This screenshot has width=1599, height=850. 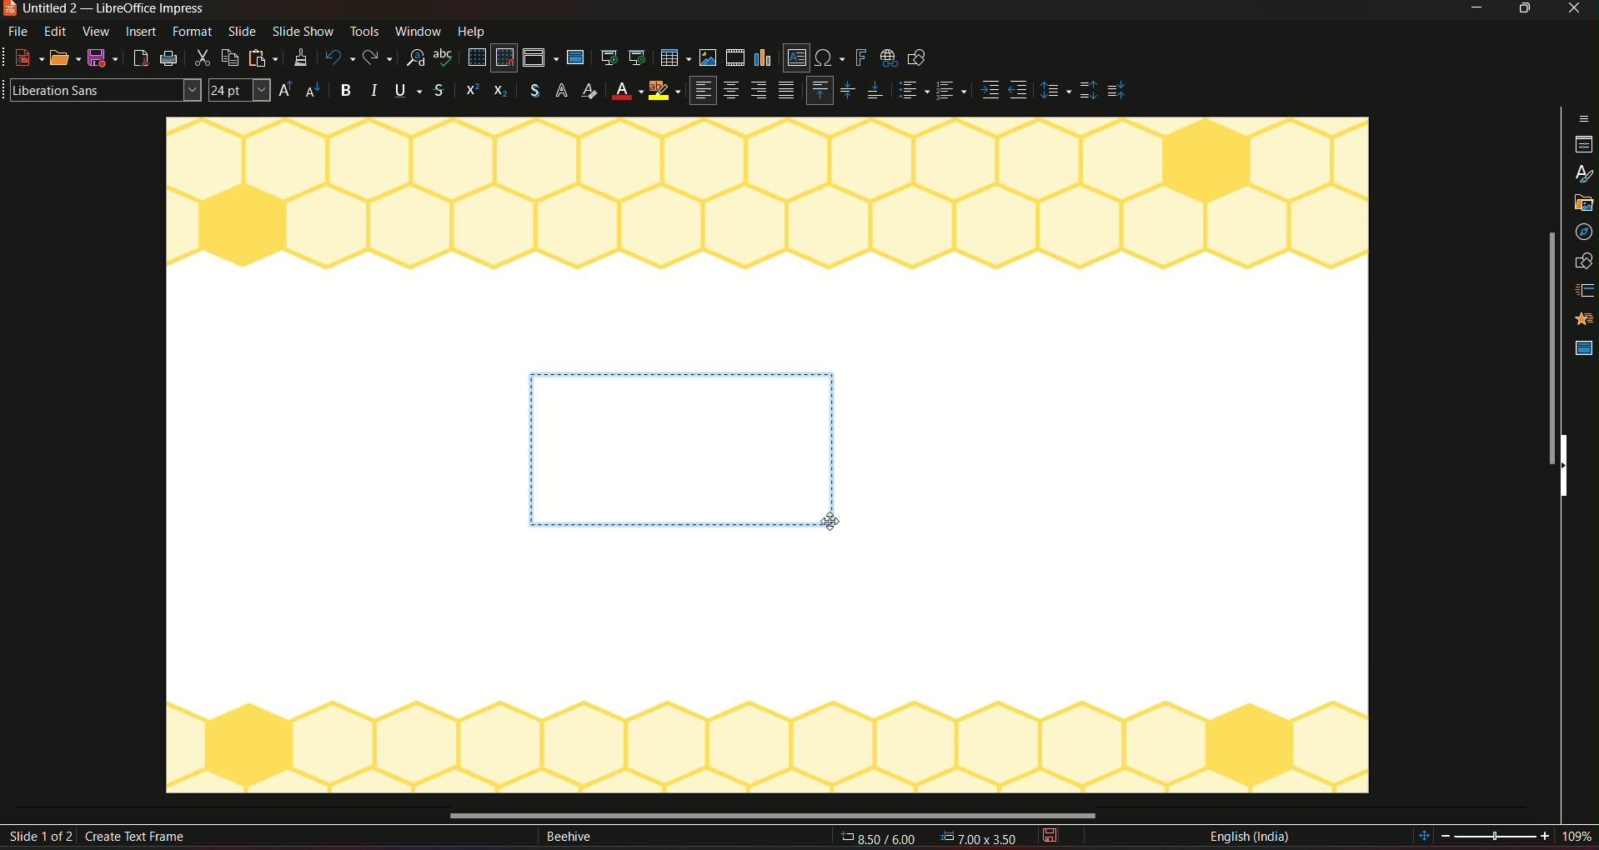 What do you see at coordinates (1582, 112) in the screenshot?
I see `properties` at bounding box center [1582, 112].